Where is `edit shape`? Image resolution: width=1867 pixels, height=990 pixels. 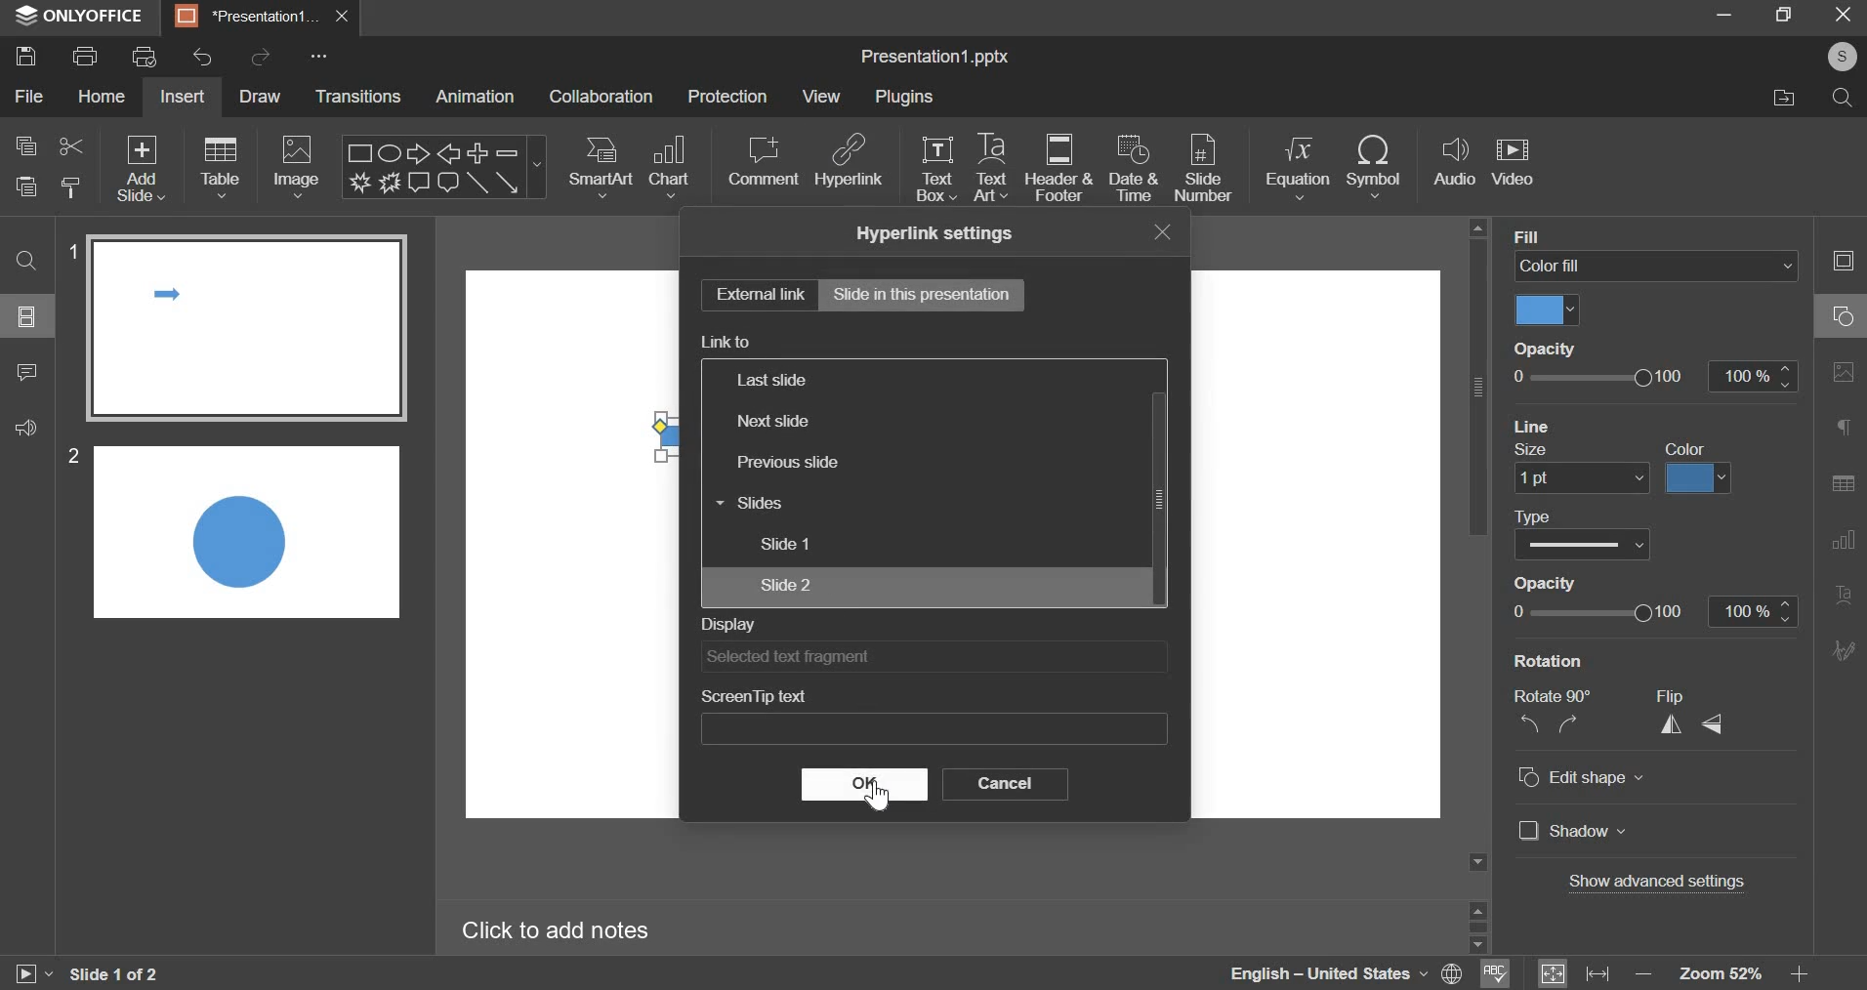
edit shape is located at coordinates (1589, 777).